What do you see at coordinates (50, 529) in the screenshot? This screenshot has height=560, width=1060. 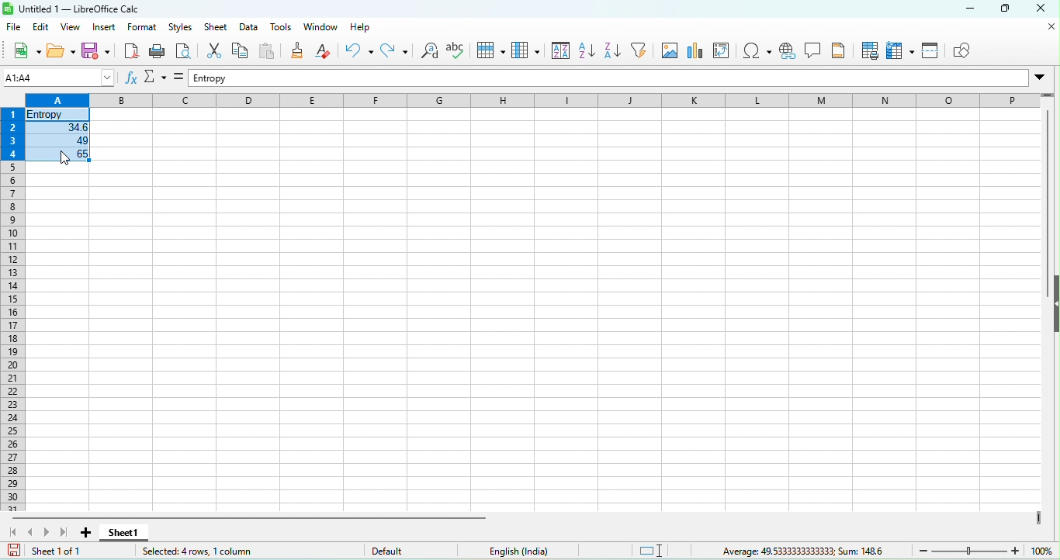 I see `scroll to next sheet` at bounding box center [50, 529].